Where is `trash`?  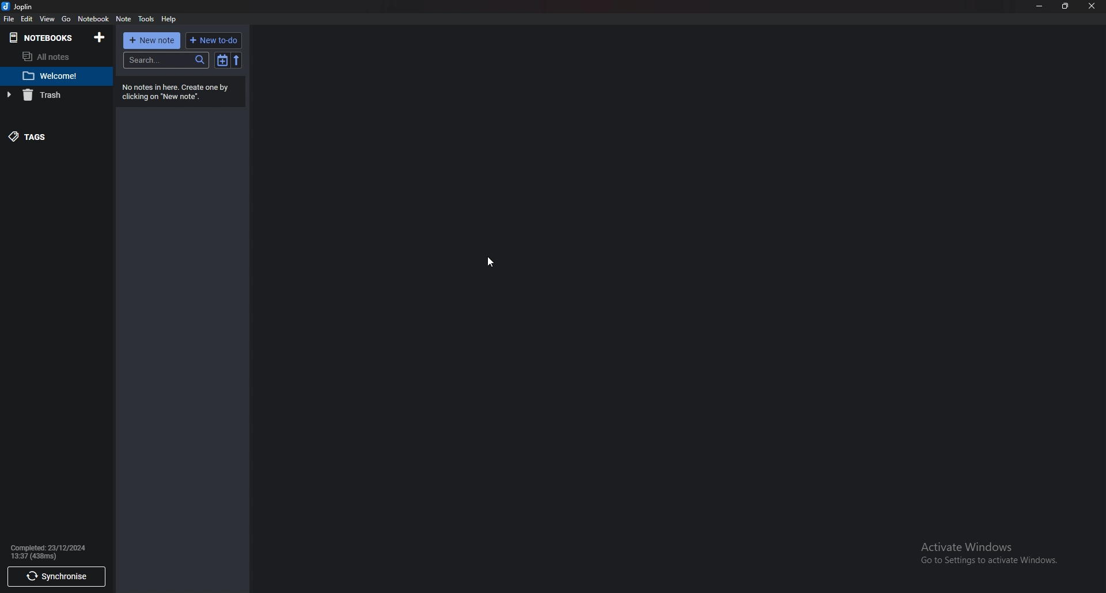
trash is located at coordinates (51, 94).